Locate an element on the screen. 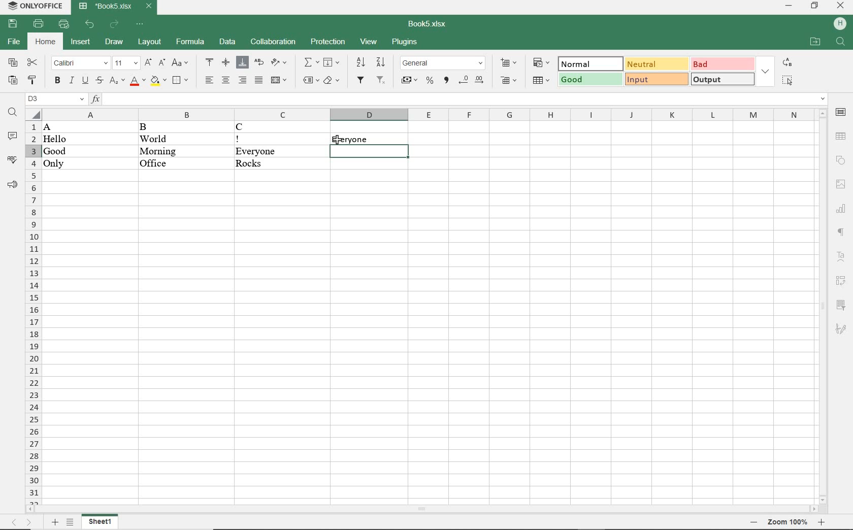  layout is located at coordinates (150, 42).